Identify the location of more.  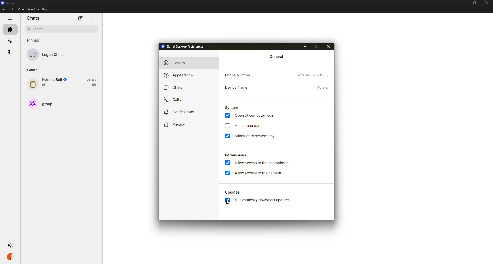
(92, 18).